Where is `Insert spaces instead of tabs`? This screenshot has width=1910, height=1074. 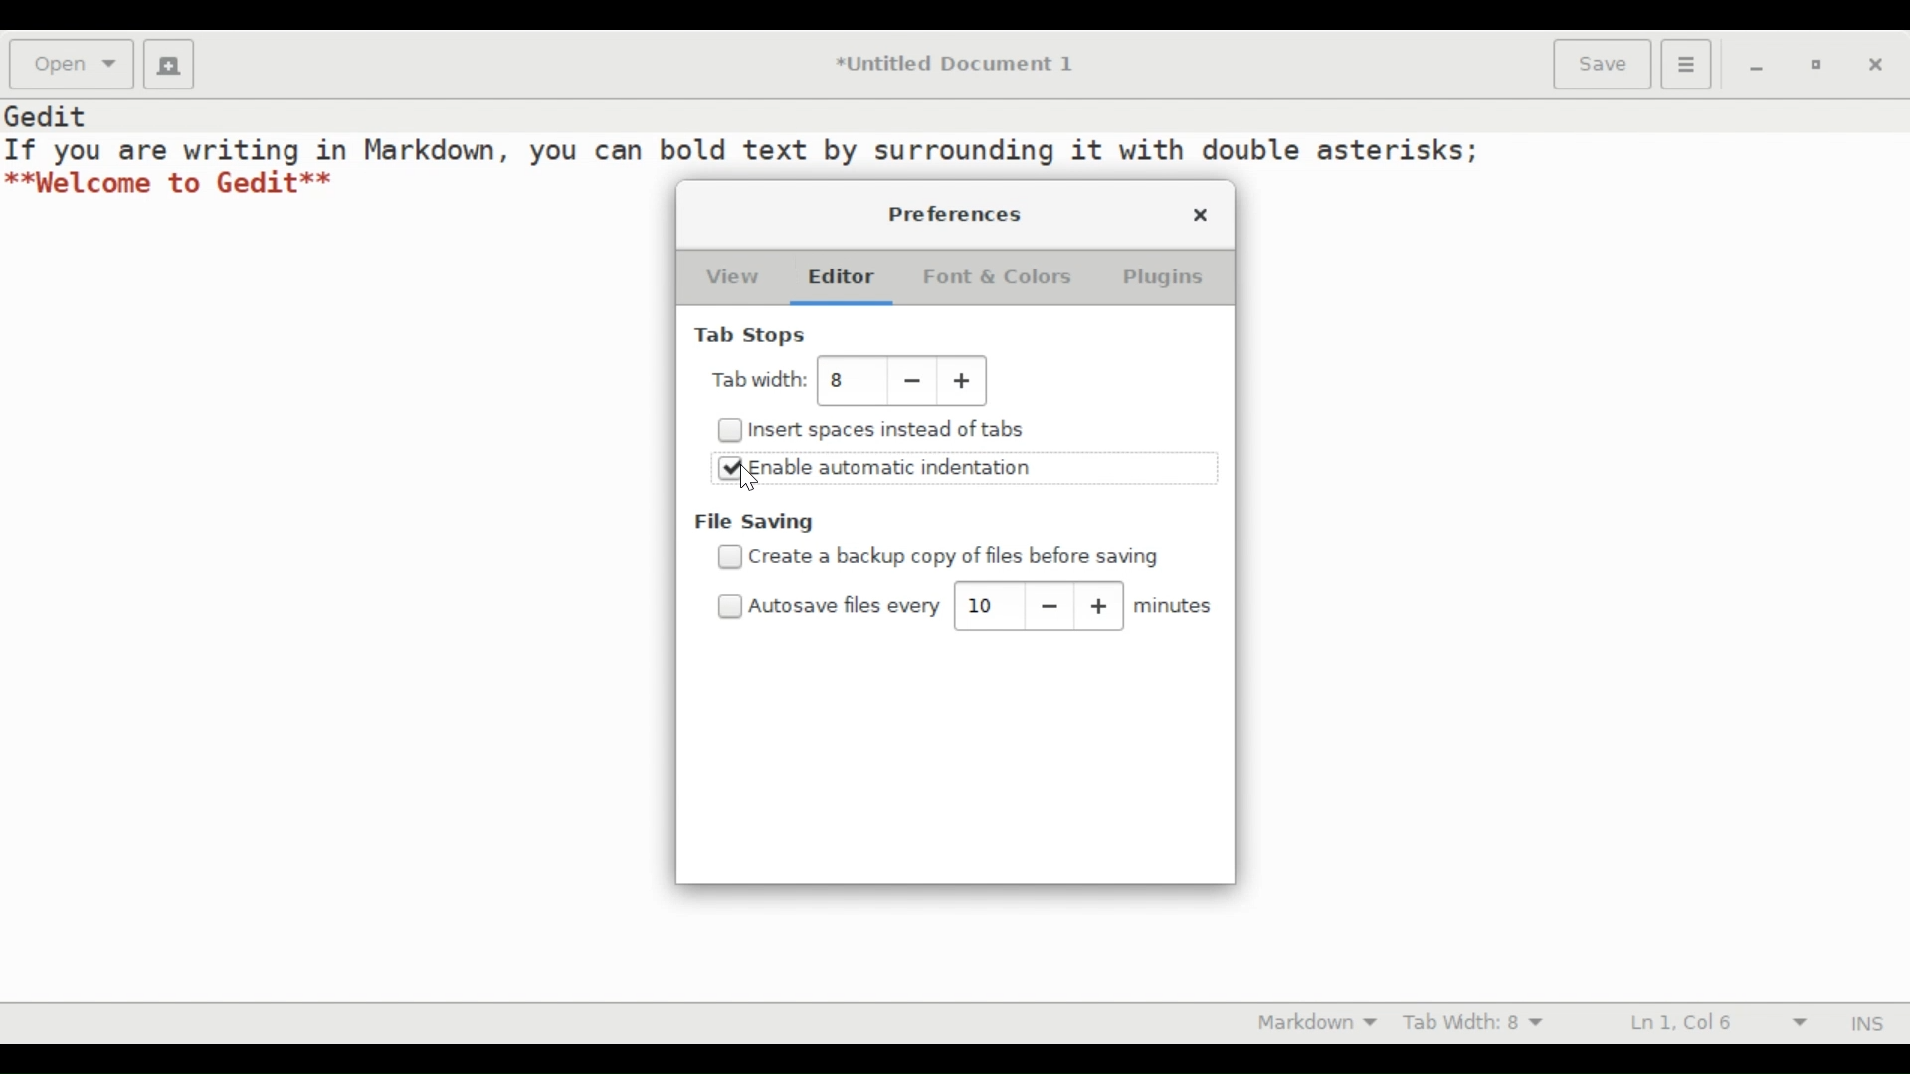 Insert spaces instead of tabs is located at coordinates (888, 429).